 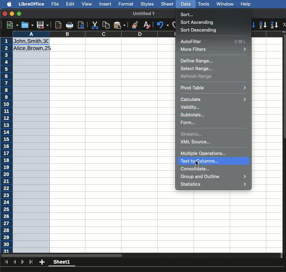 I want to click on Name, so click(x=145, y=14).